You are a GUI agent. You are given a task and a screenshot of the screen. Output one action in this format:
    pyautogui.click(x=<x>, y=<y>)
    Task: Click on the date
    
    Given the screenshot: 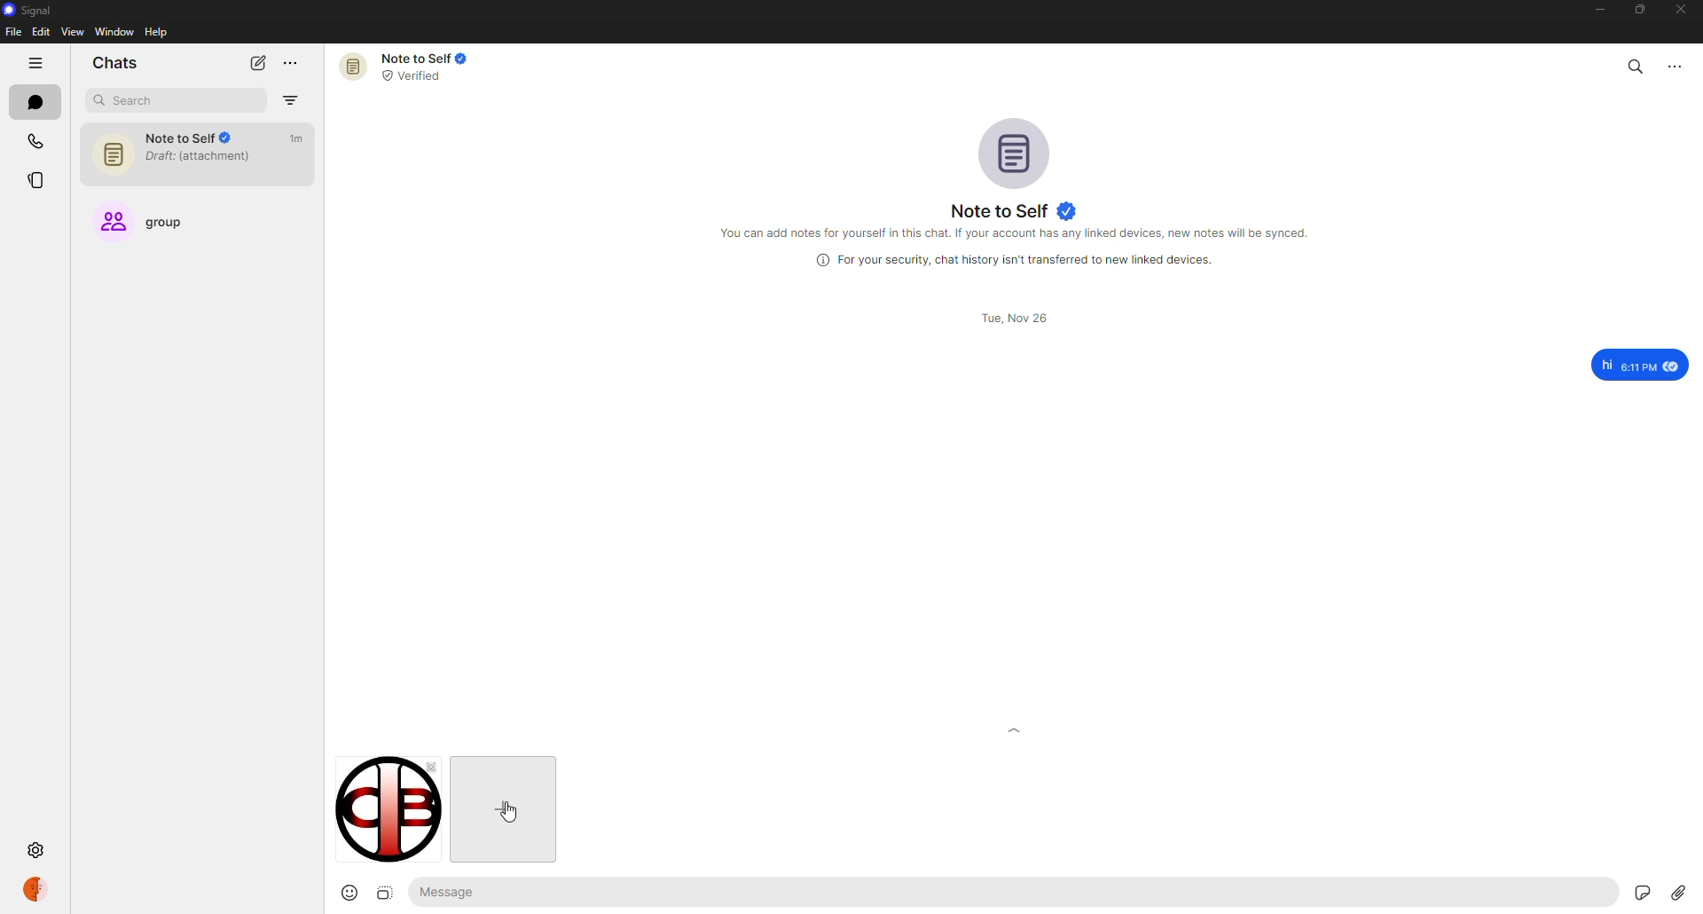 What is the action you would take?
    pyautogui.click(x=1012, y=318)
    